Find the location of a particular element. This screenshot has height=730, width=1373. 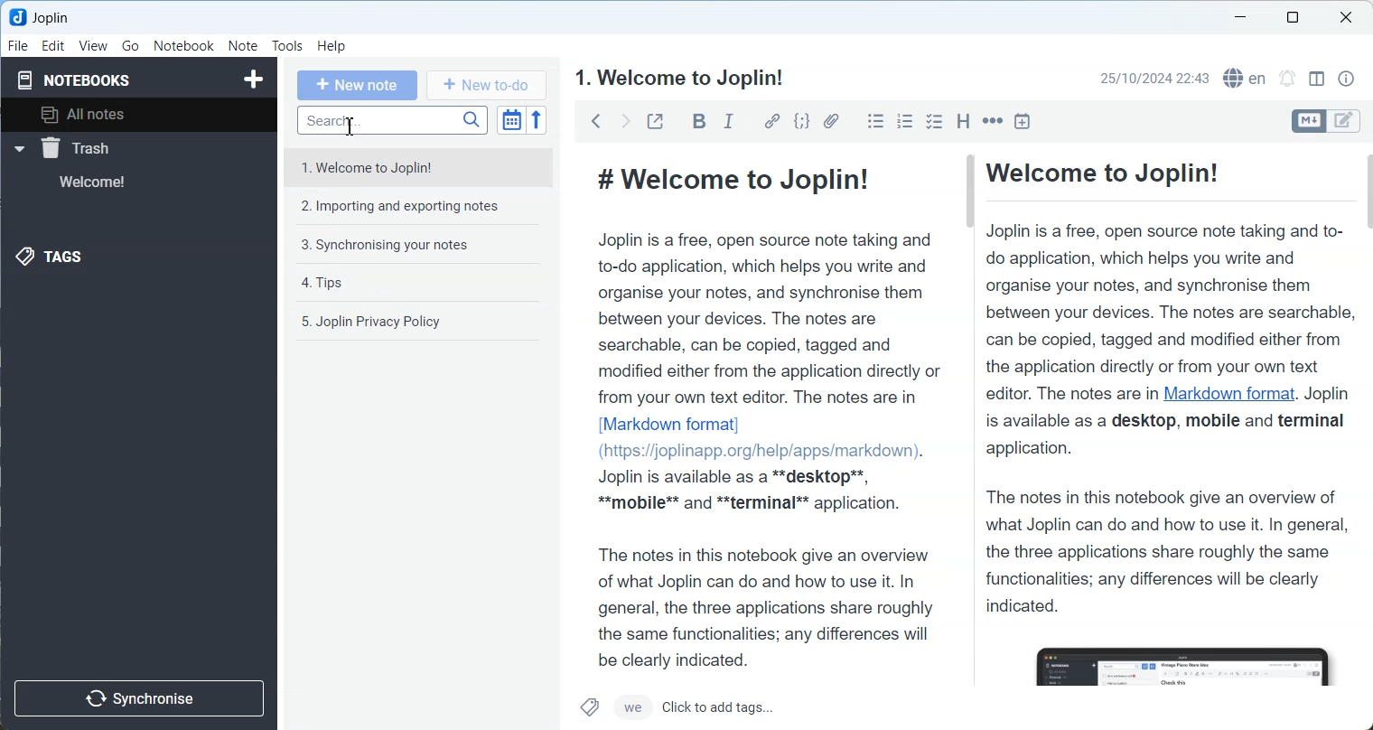

Tips is located at coordinates (423, 284).